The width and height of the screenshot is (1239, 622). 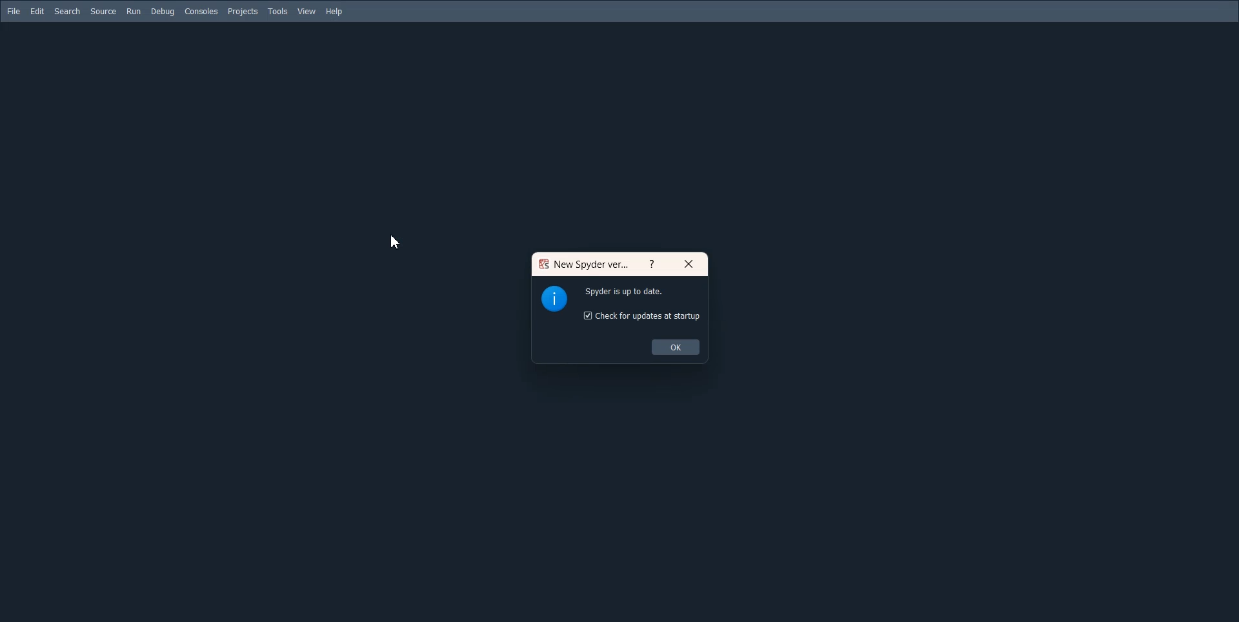 What do you see at coordinates (642, 316) in the screenshot?
I see `Check for updates at startup` at bounding box center [642, 316].